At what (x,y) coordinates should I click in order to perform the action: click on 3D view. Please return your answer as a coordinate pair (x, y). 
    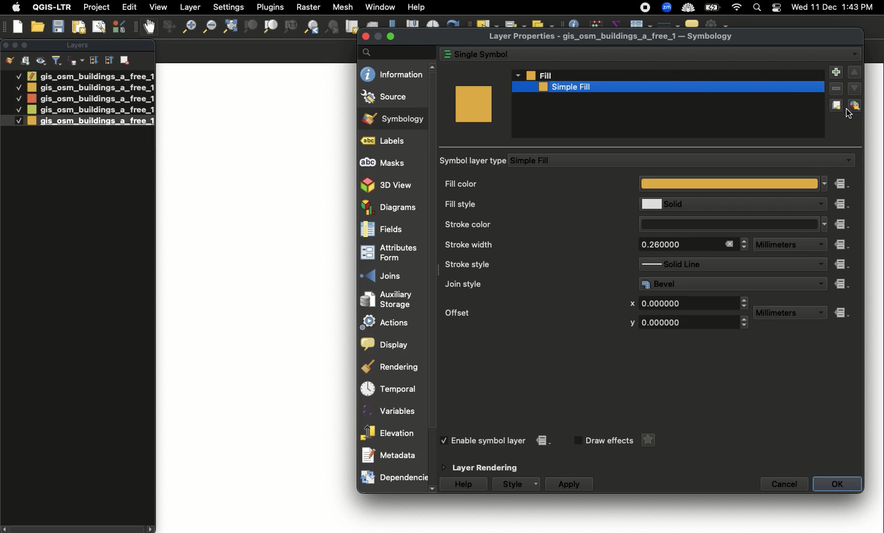
    Looking at the image, I should click on (392, 184).